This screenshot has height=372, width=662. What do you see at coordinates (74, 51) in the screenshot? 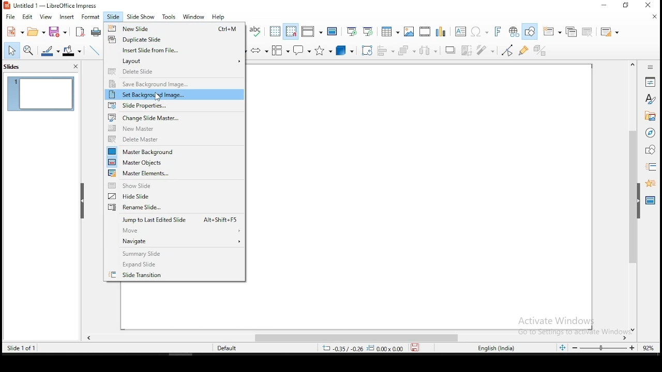
I see `fill color` at bounding box center [74, 51].